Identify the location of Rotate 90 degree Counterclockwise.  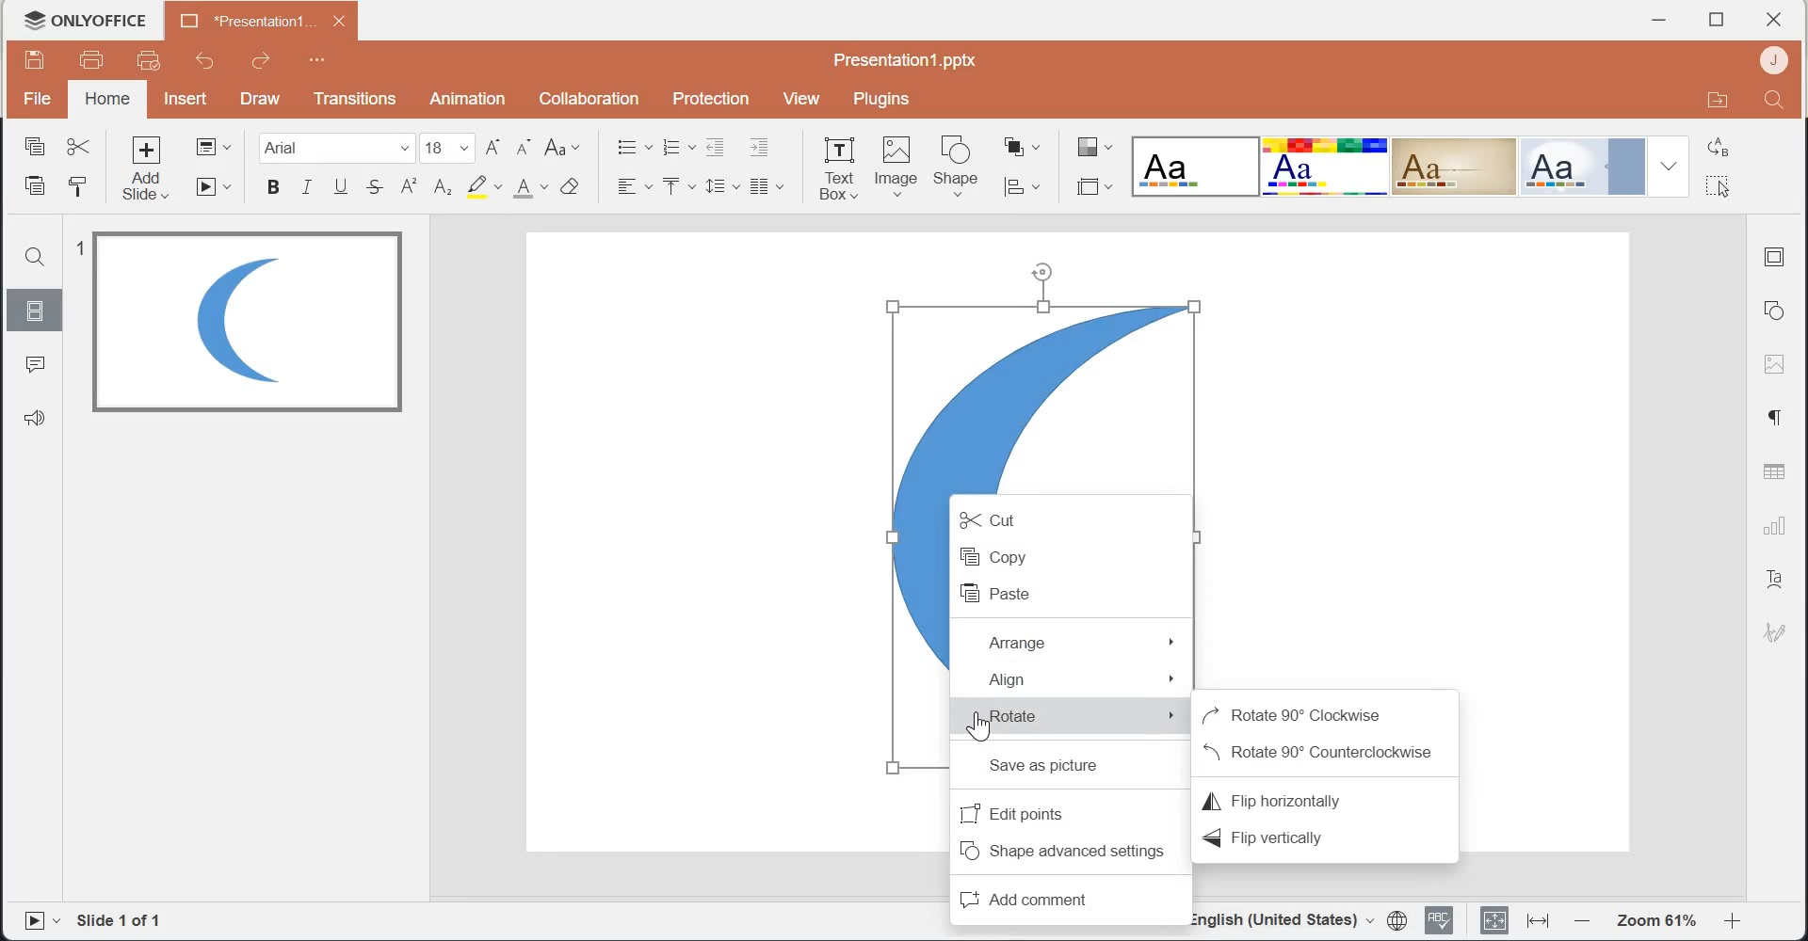
(1322, 753).